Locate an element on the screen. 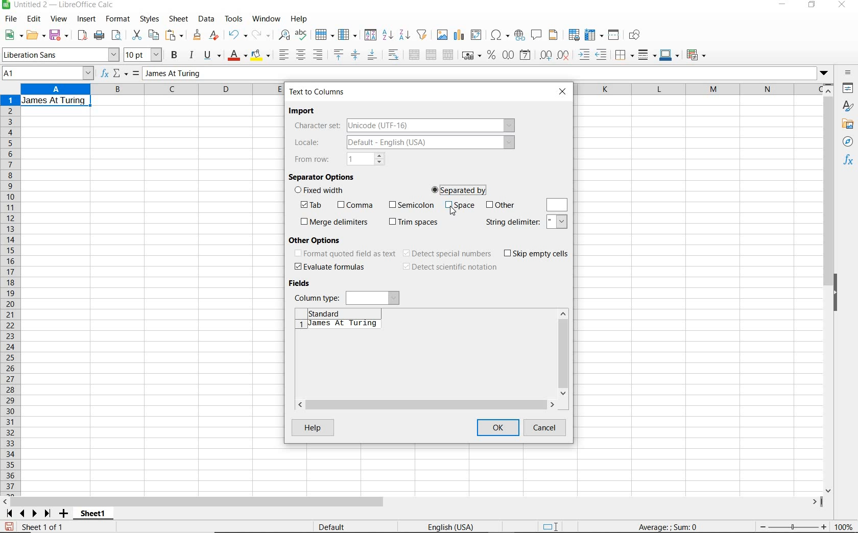 Image resolution: width=858 pixels, height=533 pixels. format as date is located at coordinates (526, 56).